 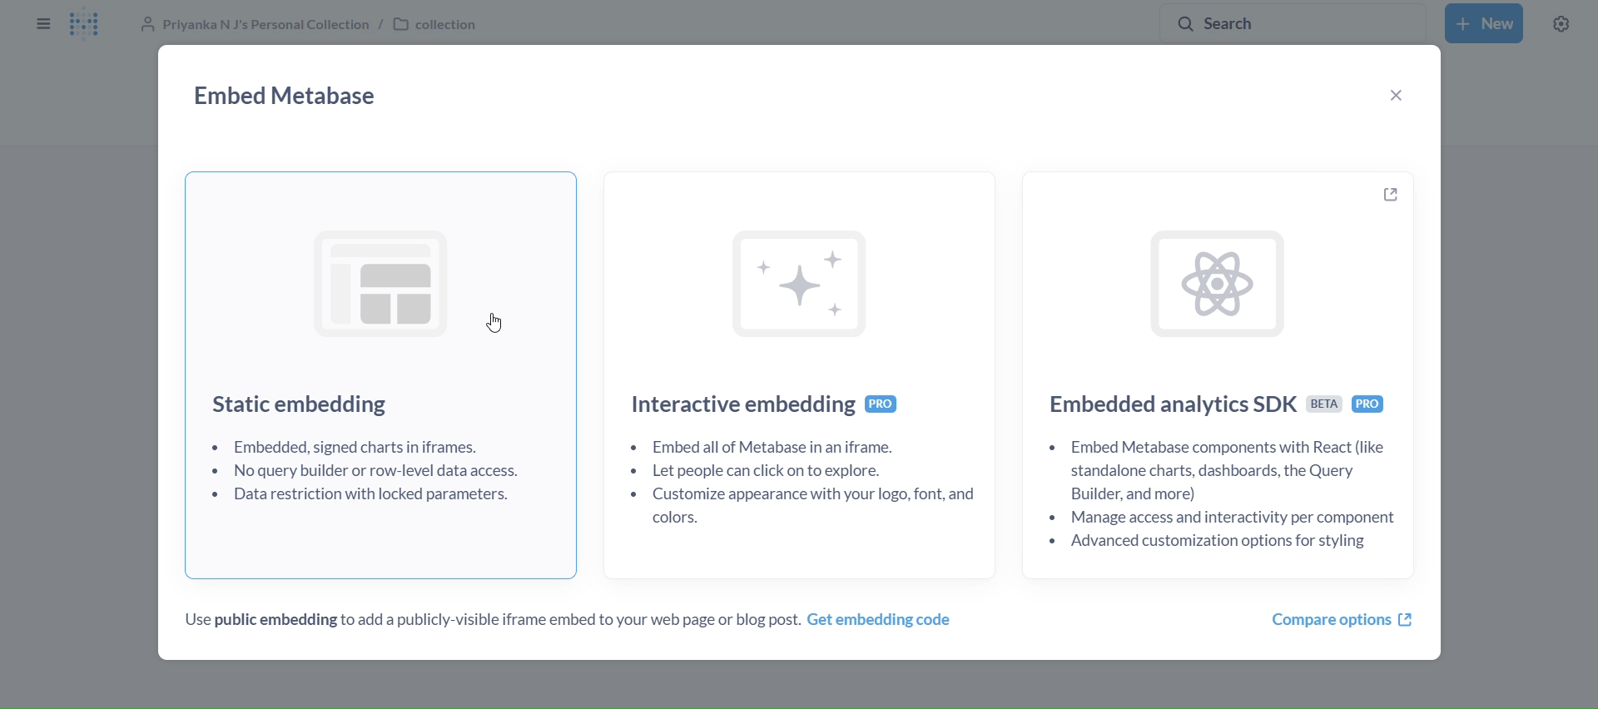 I want to click on close, so click(x=1399, y=97).